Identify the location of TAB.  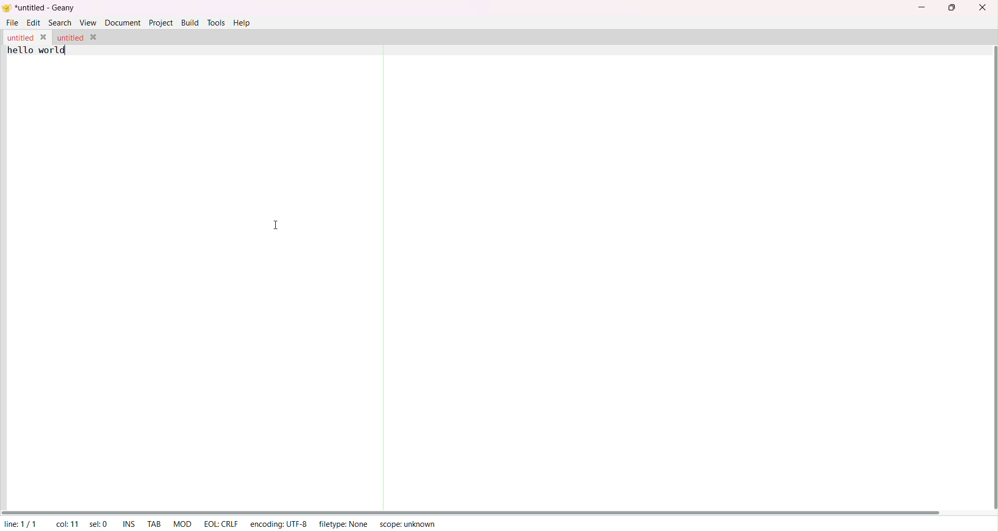
(155, 522).